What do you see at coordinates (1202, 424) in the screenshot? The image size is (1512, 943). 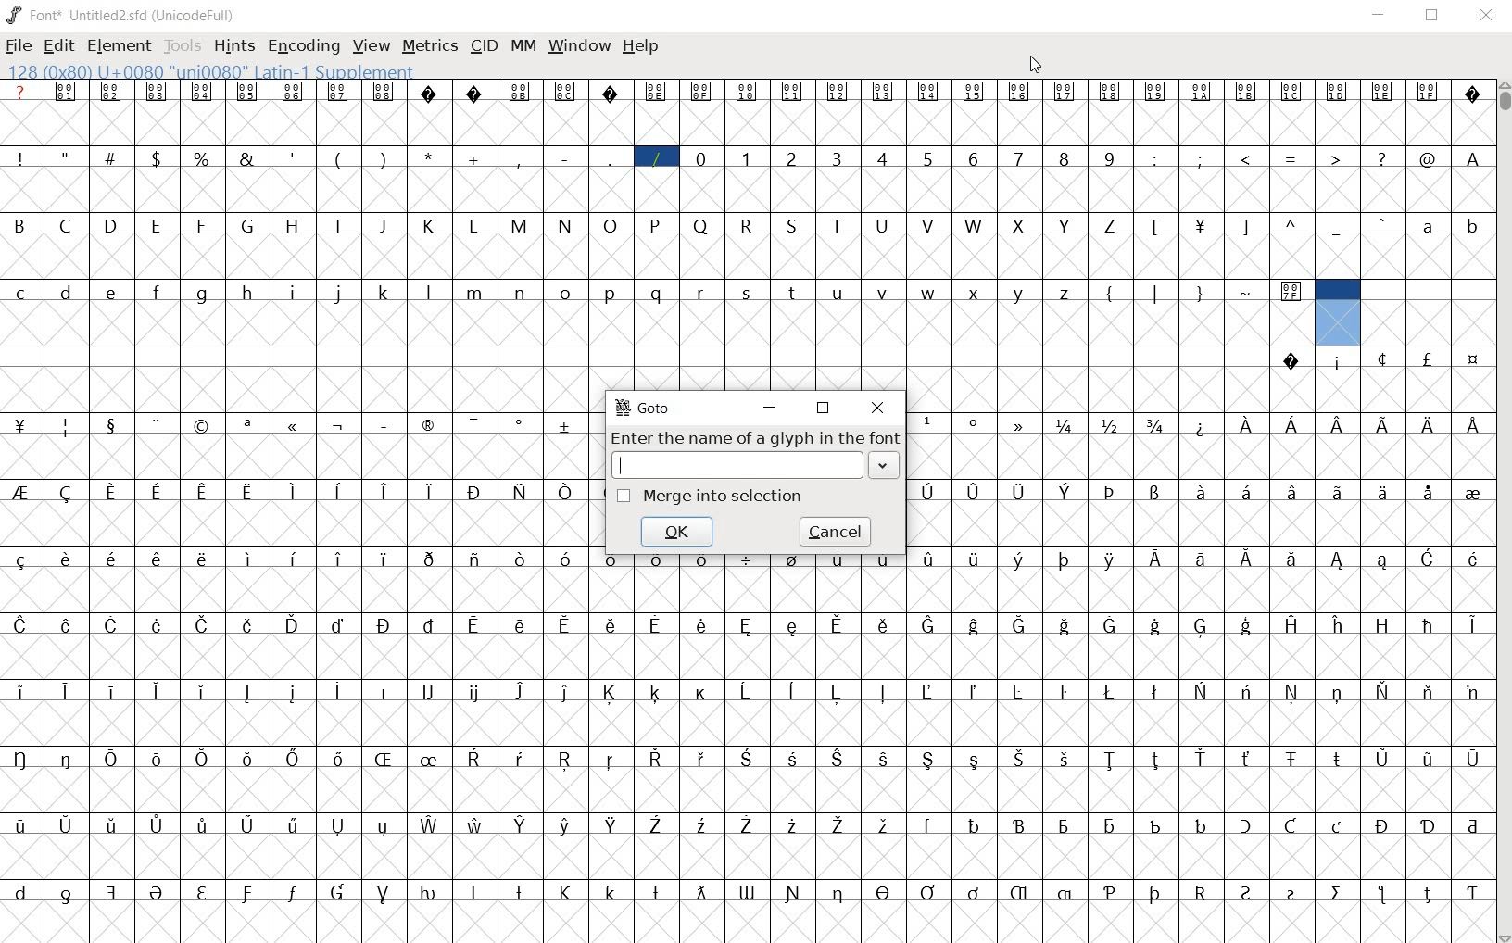 I see `Symbol` at bounding box center [1202, 424].